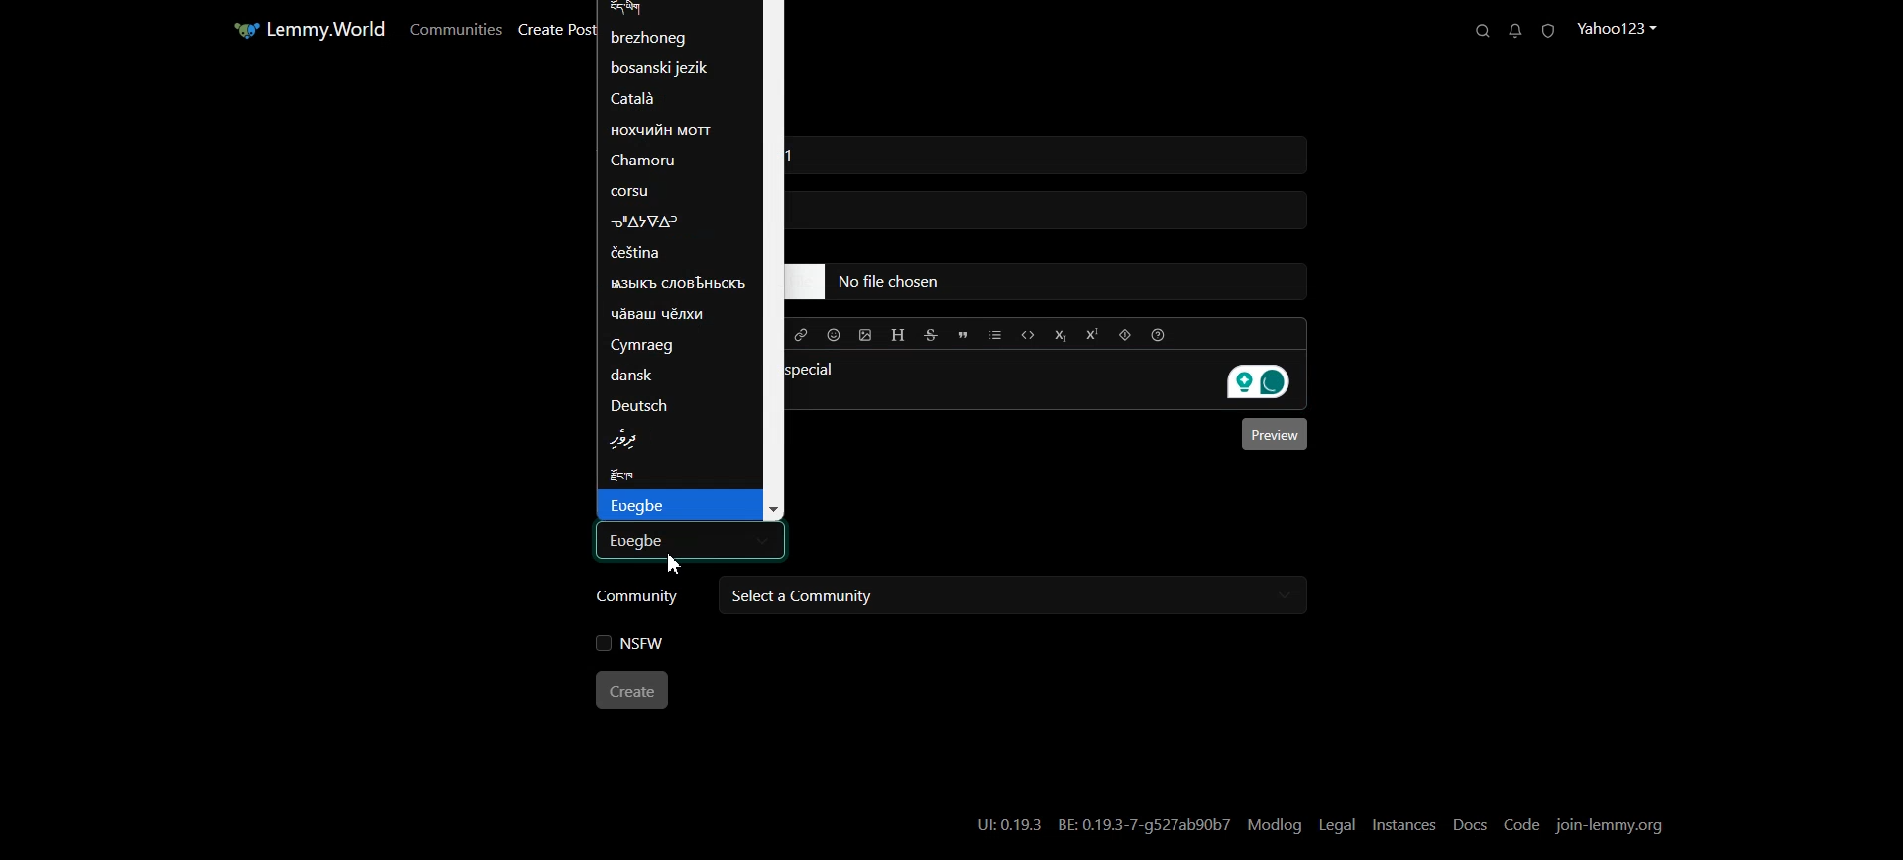 The height and width of the screenshot is (860, 1903). Describe the element at coordinates (1125, 334) in the screenshot. I see `Spoiler` at that location.